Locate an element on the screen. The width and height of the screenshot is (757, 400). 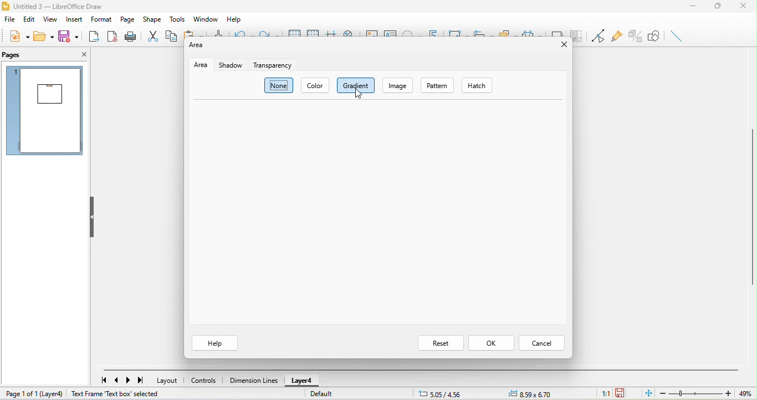
cursor position-5.05/4.56 is located at coordinates (440, 394).